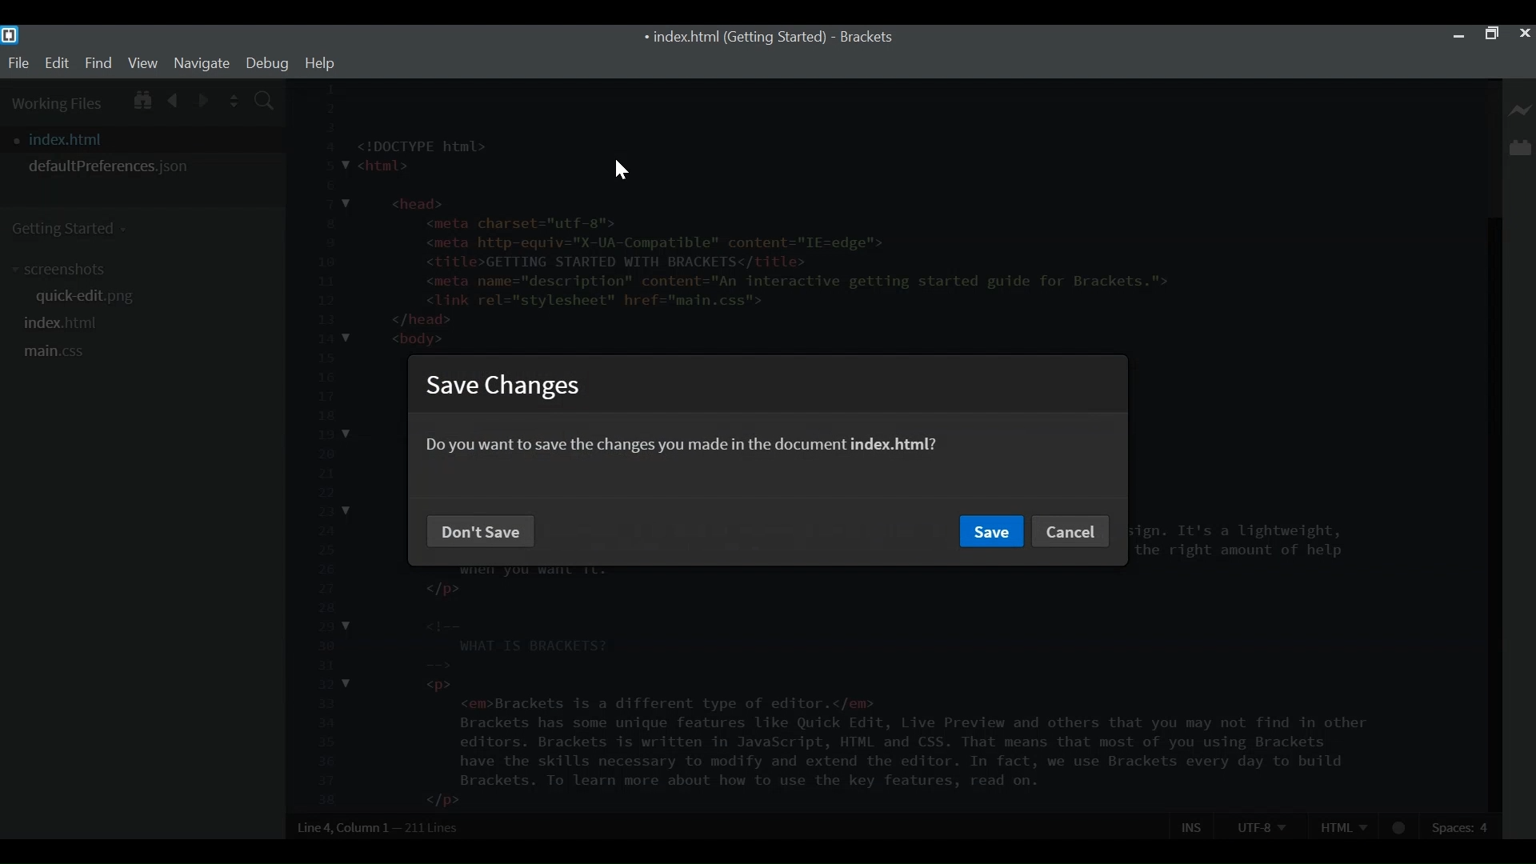 Image resolution: width=1536 pixels, height=864 pixels. Describe the element at coordinates (1462, 826) in the screenshot. I see `Spaces: 4` at that location.